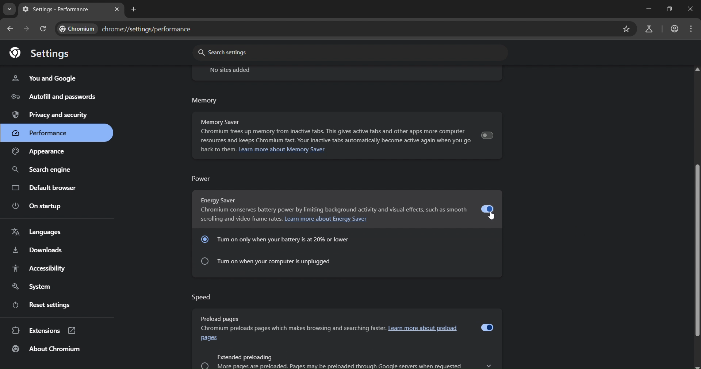 This screenshot has width=701, height=369. Describe the element at coordinates (45, 79) in the screenshot. I see `you and google` at that location.